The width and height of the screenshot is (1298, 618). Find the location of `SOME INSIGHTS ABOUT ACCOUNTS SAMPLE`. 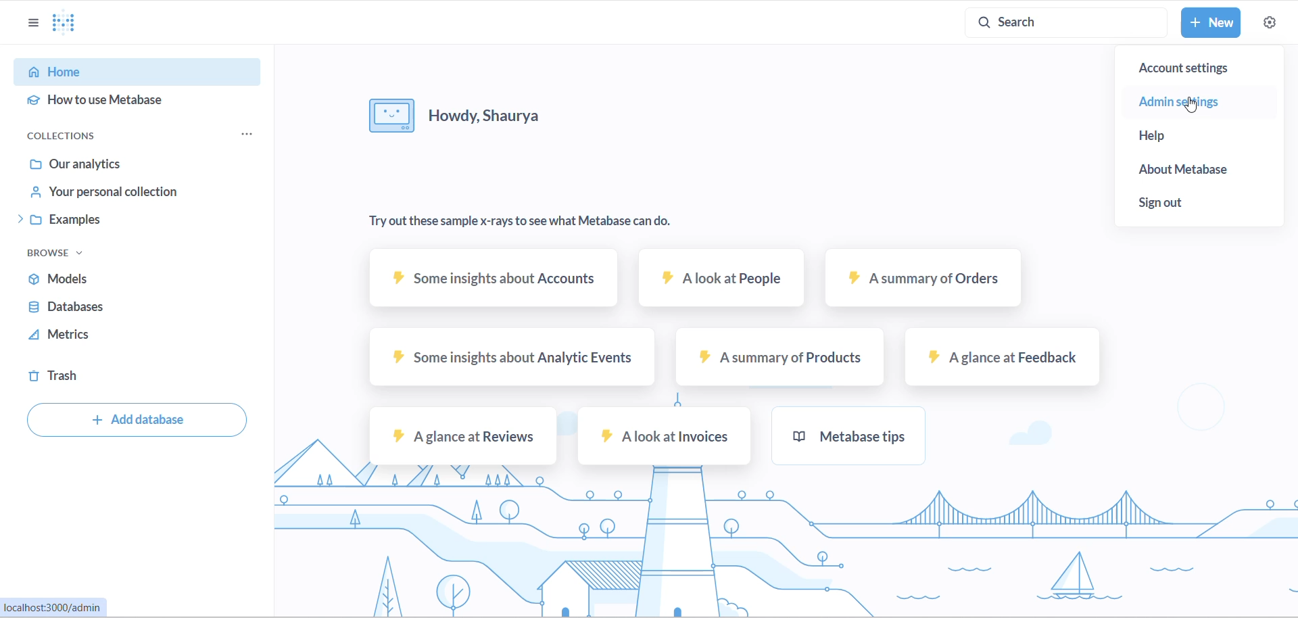

SOME INSIGHTS ABOUT ACCOUNTS SAMPLE is located at coordinates (498, 280).